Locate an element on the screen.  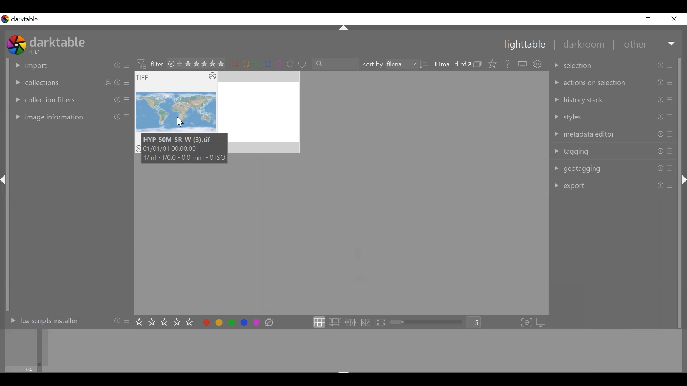
geotagging is located at coordinates (611, 168).